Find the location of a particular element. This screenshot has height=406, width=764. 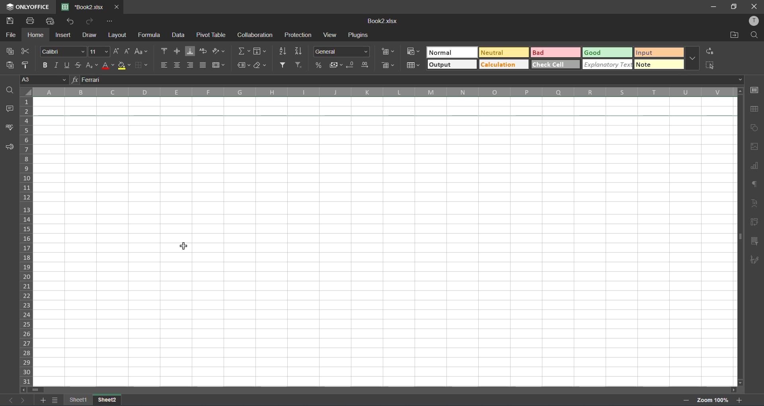

calculation is located at coordinates (505, 64).